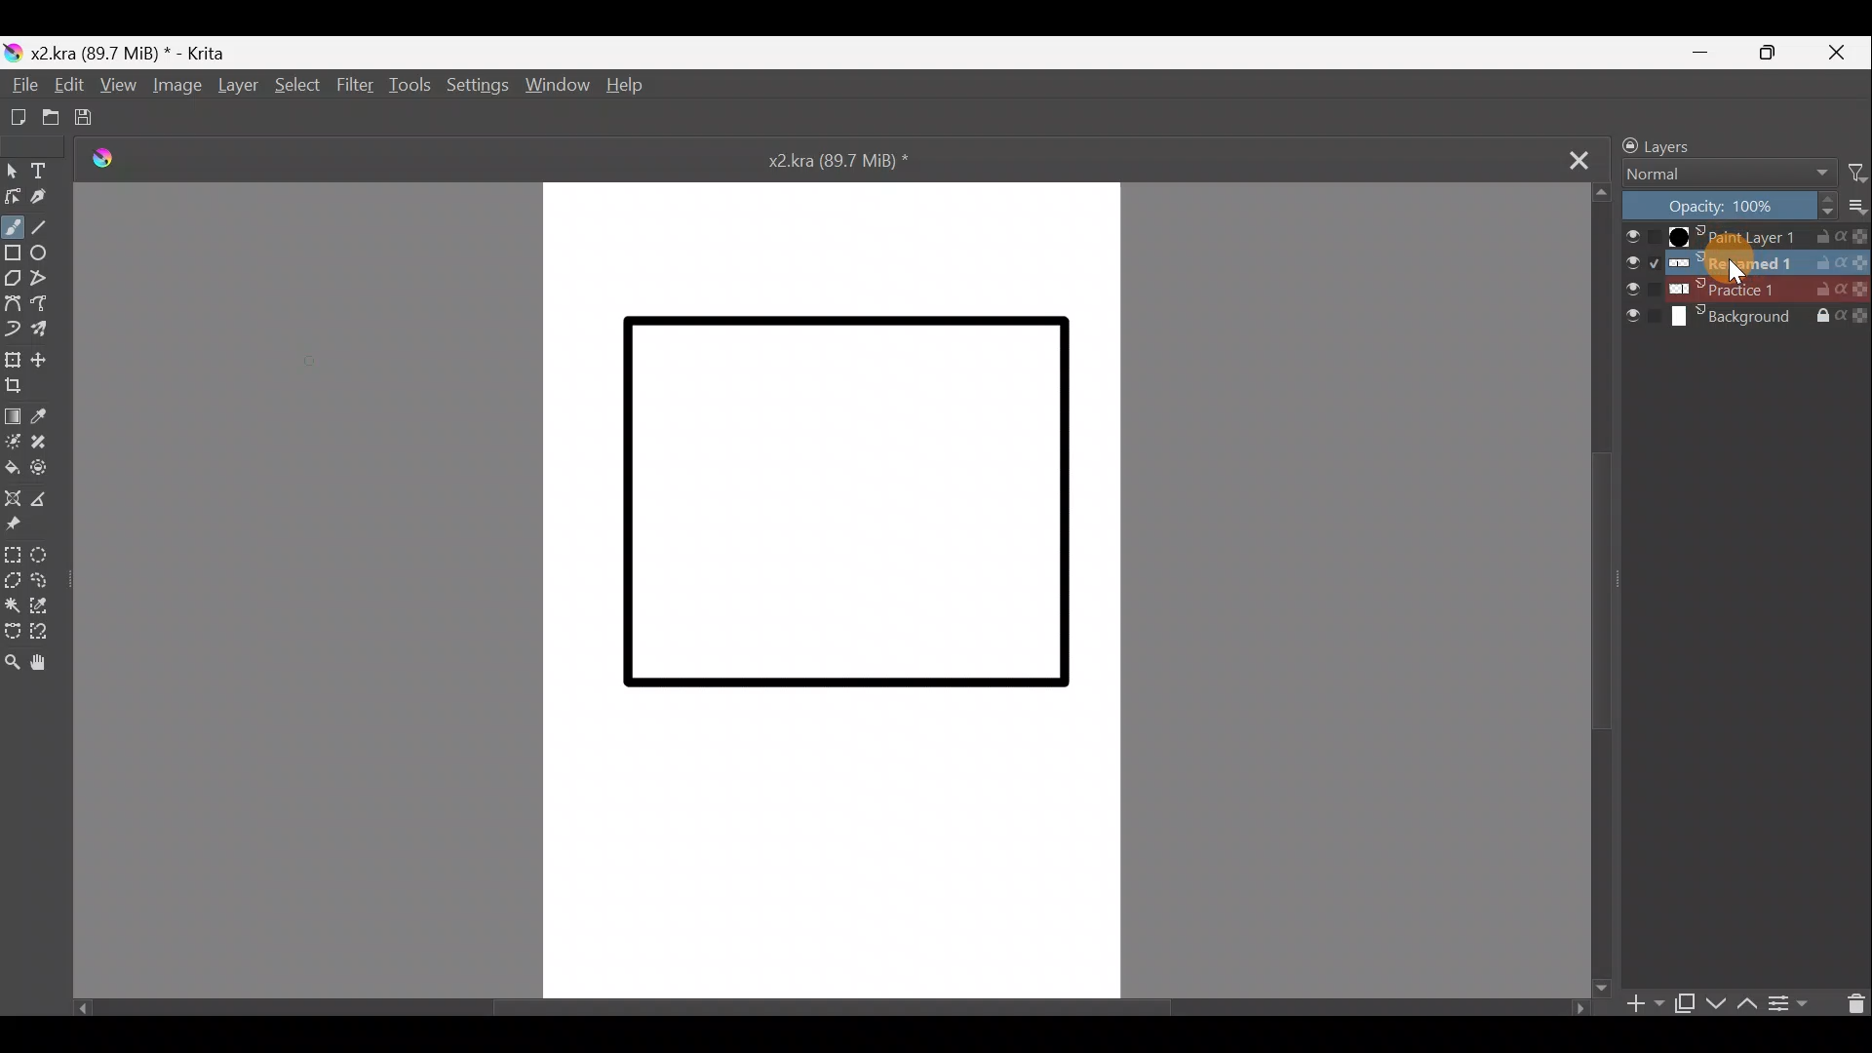 Image resolution: width=1872 pixels, height=1053 pixels. I want to click on Lock/unlock, so click(1624, 145).